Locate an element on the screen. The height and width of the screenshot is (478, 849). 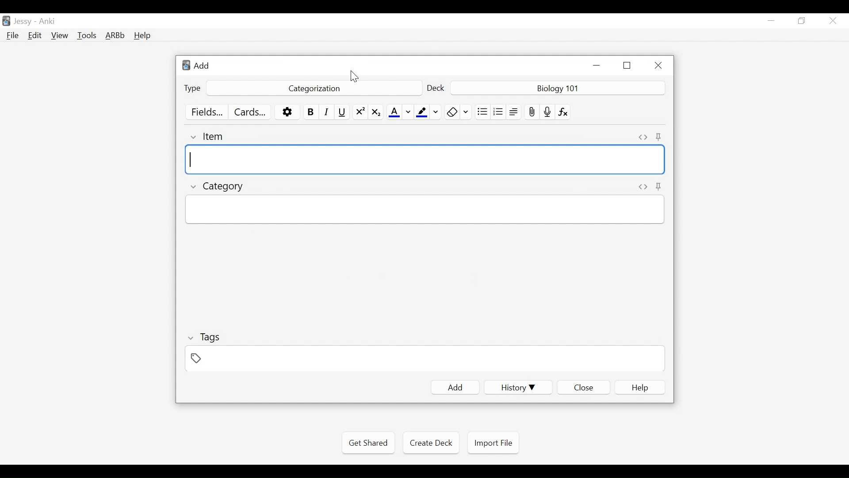
Deck is located at coordinates (436, 89).